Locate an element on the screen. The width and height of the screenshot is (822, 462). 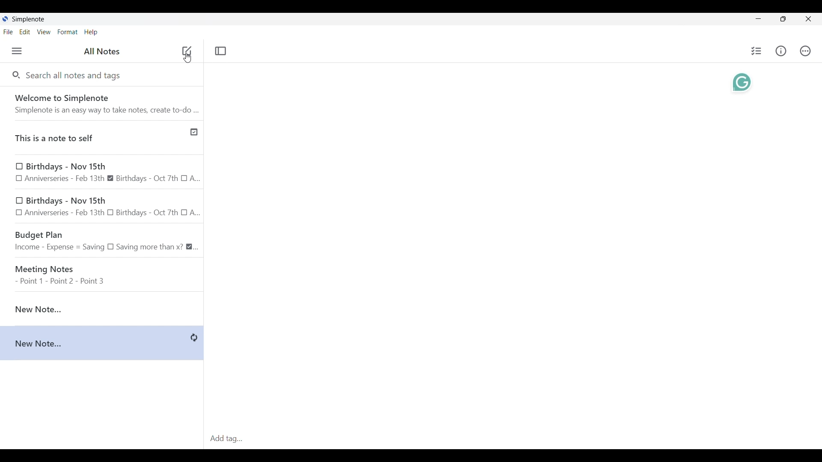
Show interface in a smaller tab is located at coordinates (783, 19).